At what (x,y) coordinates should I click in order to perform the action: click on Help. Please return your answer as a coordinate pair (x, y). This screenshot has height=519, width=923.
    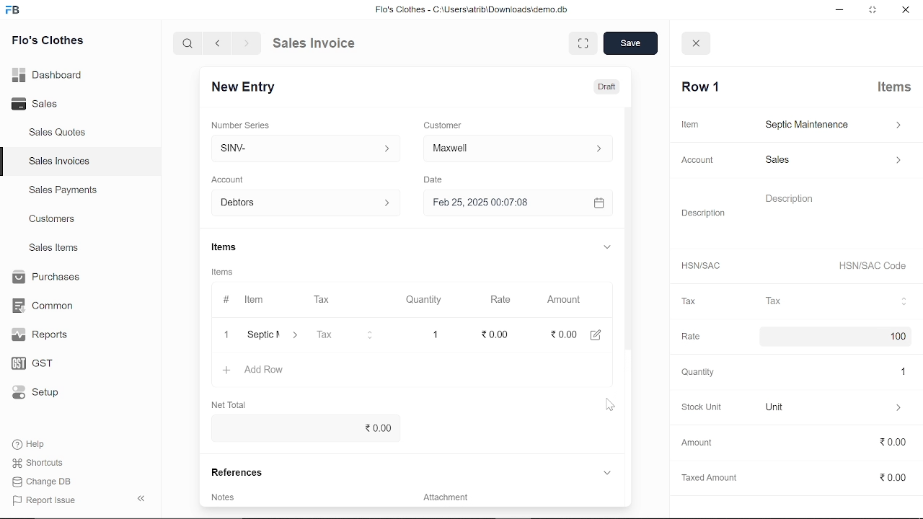
    Looking at the image, I should click on (30, 444).